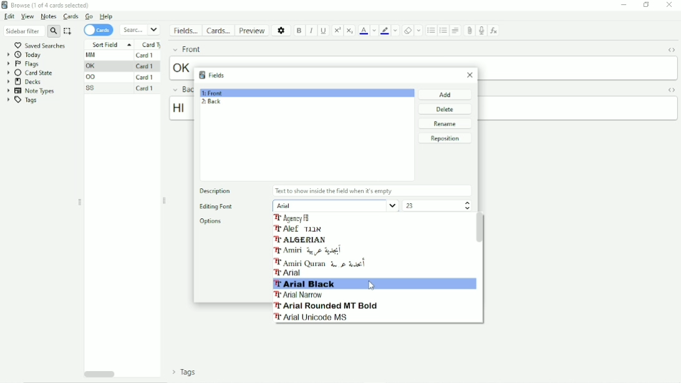 The width and height of the screenshot is (681, 383). Describe the element at coordinates (31, 72) in the screenshot. I see `Card state` at that location.